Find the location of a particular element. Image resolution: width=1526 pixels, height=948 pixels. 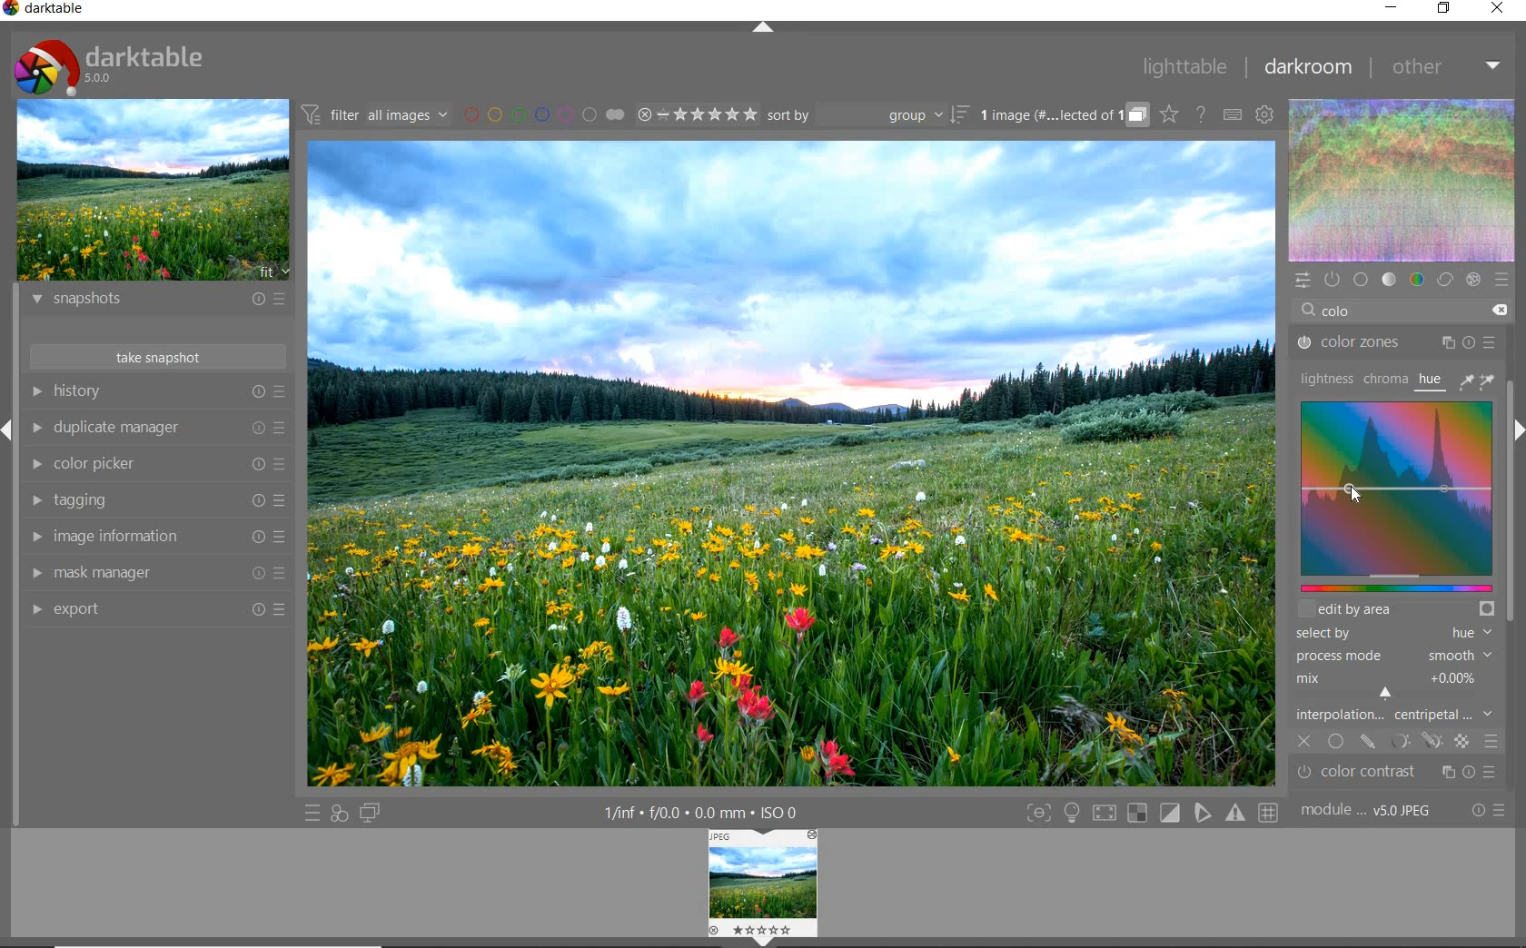

show global preferences is located at coordinates (1263, 114).